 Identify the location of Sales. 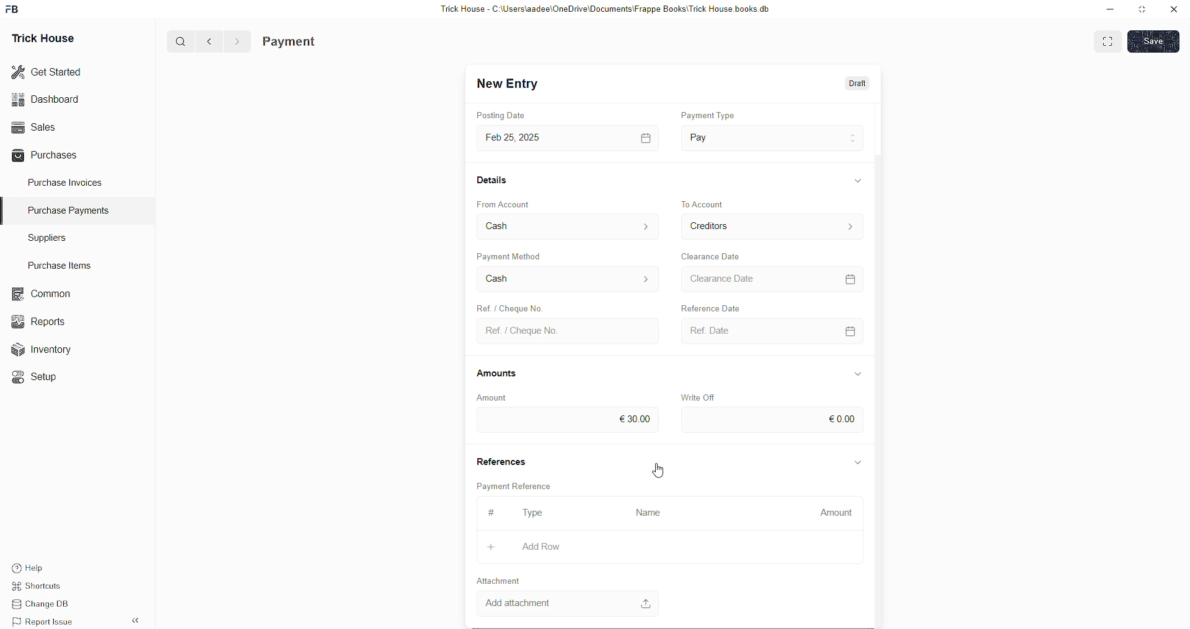
(32, 126).